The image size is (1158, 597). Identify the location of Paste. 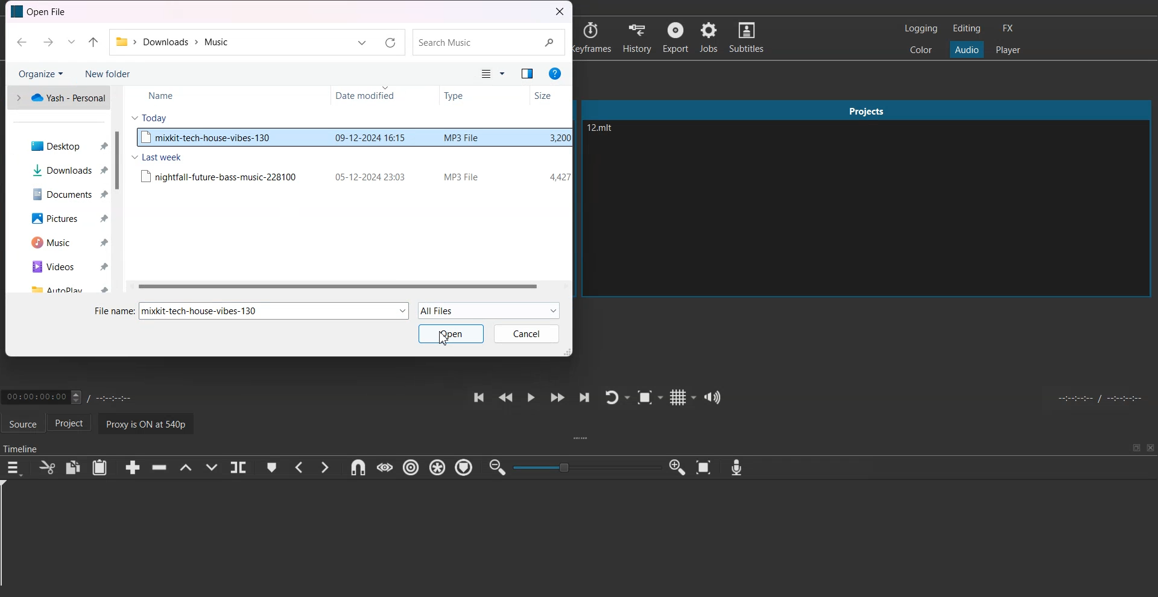
(100, 467).